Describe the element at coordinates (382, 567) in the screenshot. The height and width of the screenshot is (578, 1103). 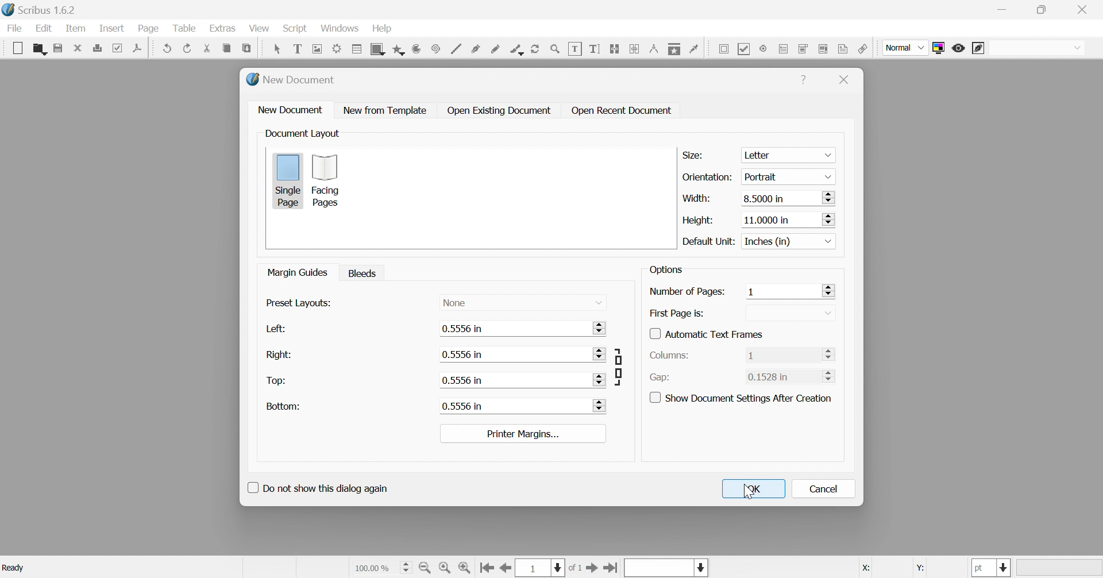
I see `select current size` at that location.